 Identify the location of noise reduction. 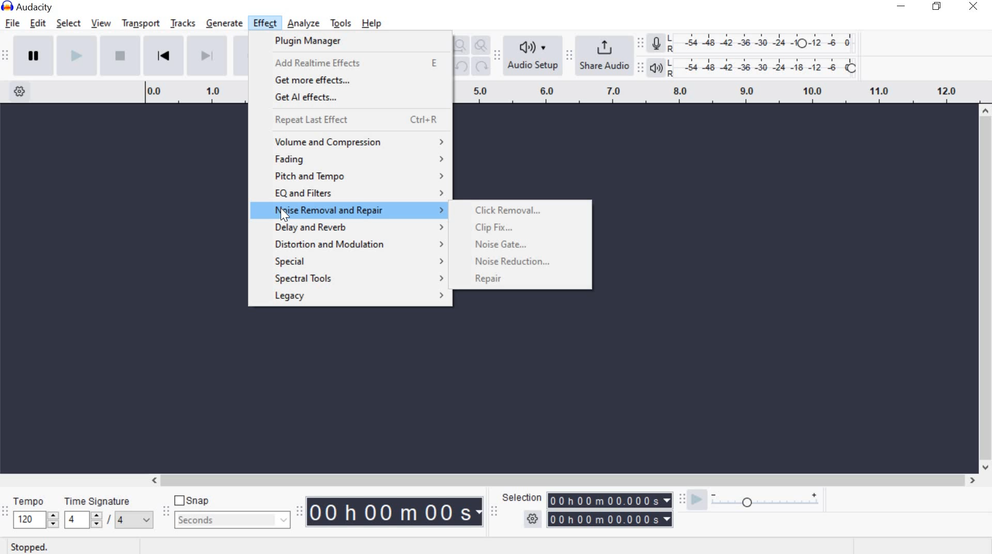
(519, 262).